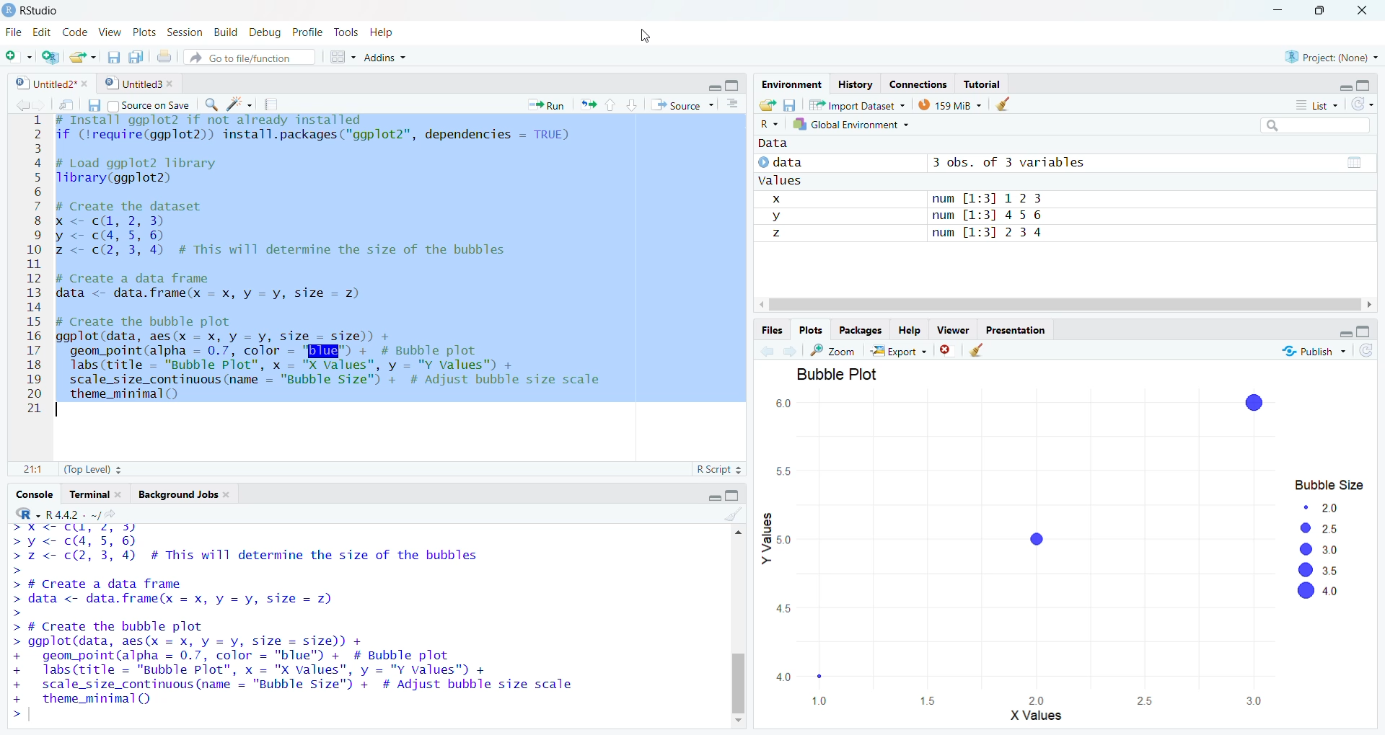 This screenshot has height=735, width=1385. I want to click on Go to file/function, so click(250, 57).